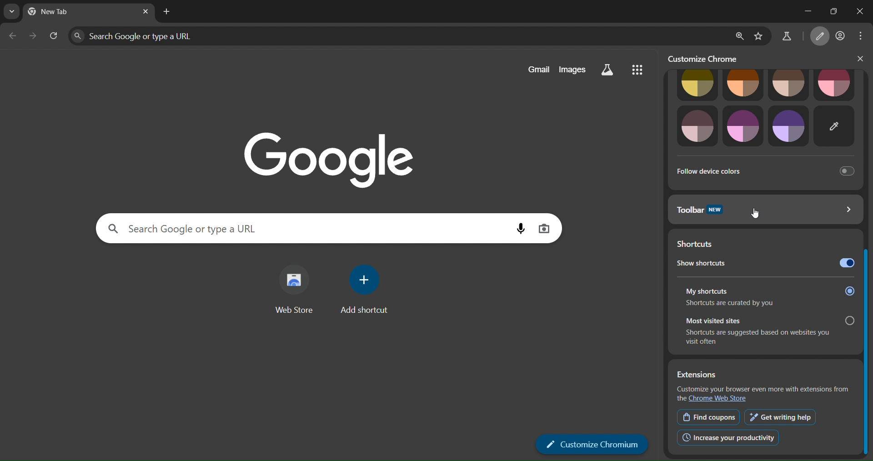 Image resolution: width=873 pixels, height=461 pixels. I want to click on Google logo, so click(327, 157).